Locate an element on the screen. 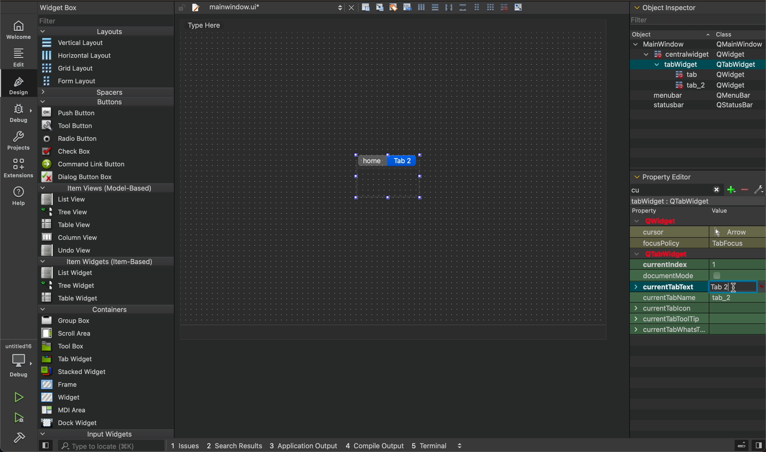 The height and width of the screenshot is (452, 766). projects is located at coordinates (19, 140).